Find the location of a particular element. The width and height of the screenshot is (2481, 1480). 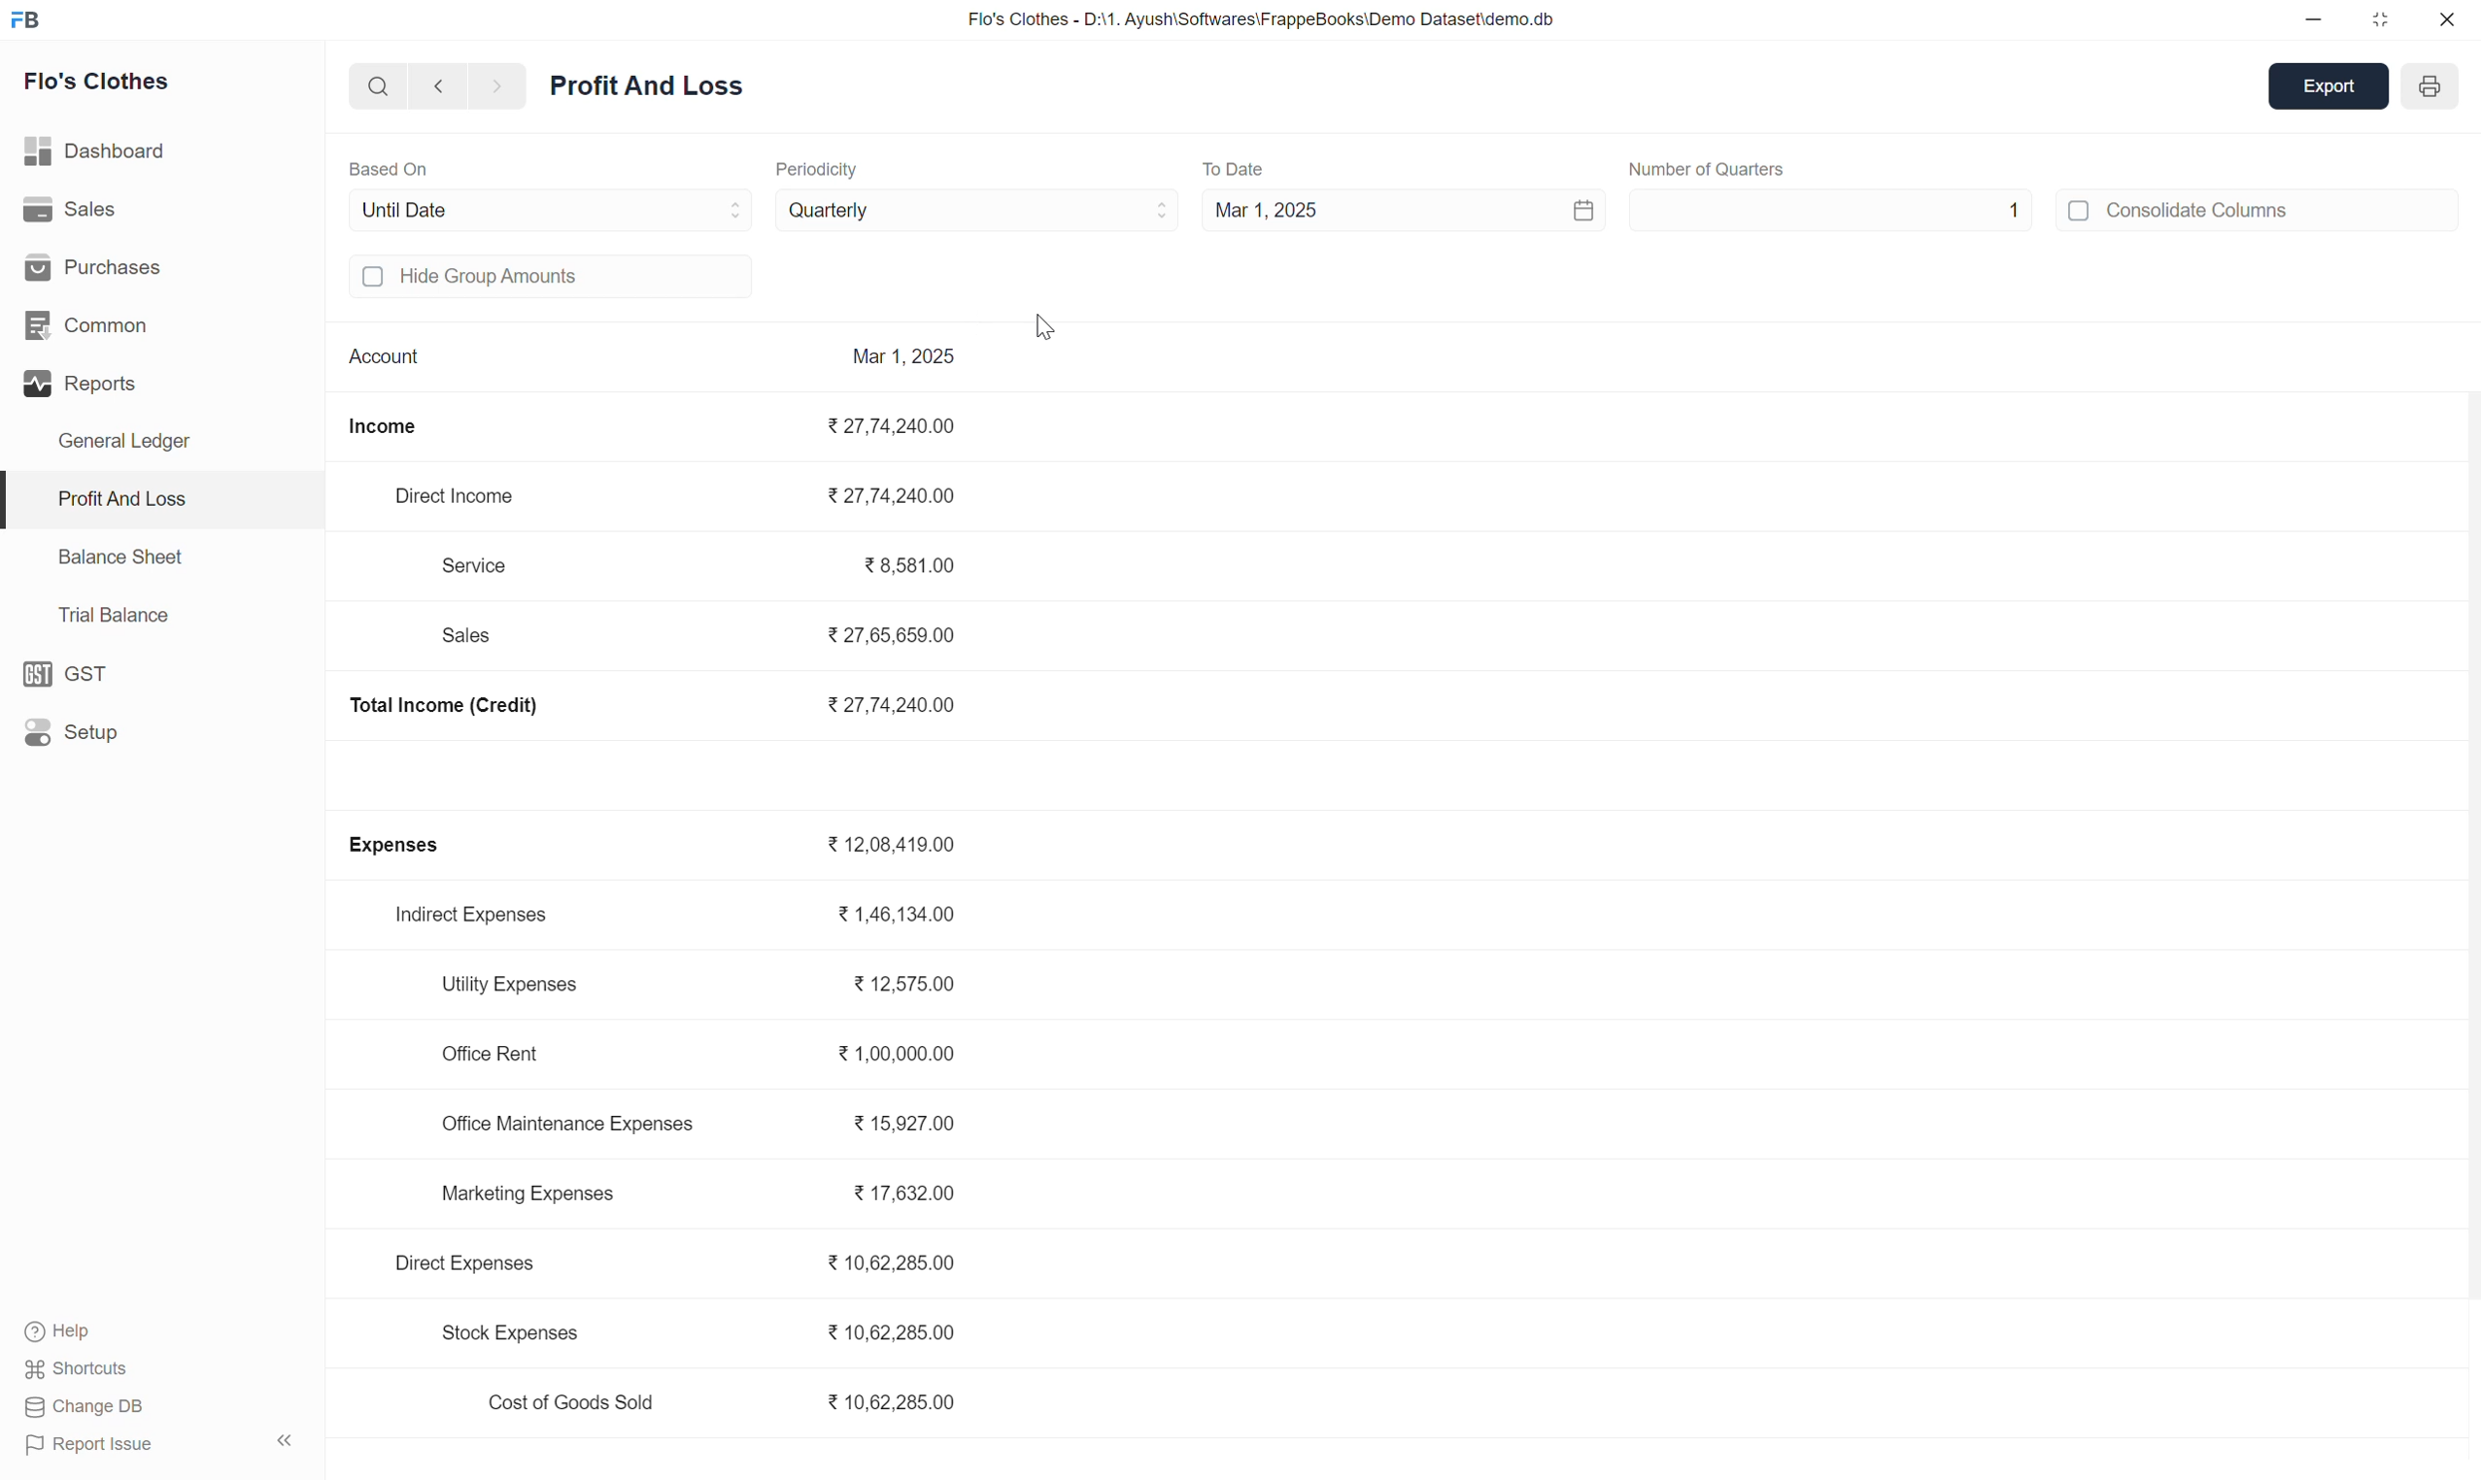

Office Maintenance Expenses is located at coordinates (559, 1128).